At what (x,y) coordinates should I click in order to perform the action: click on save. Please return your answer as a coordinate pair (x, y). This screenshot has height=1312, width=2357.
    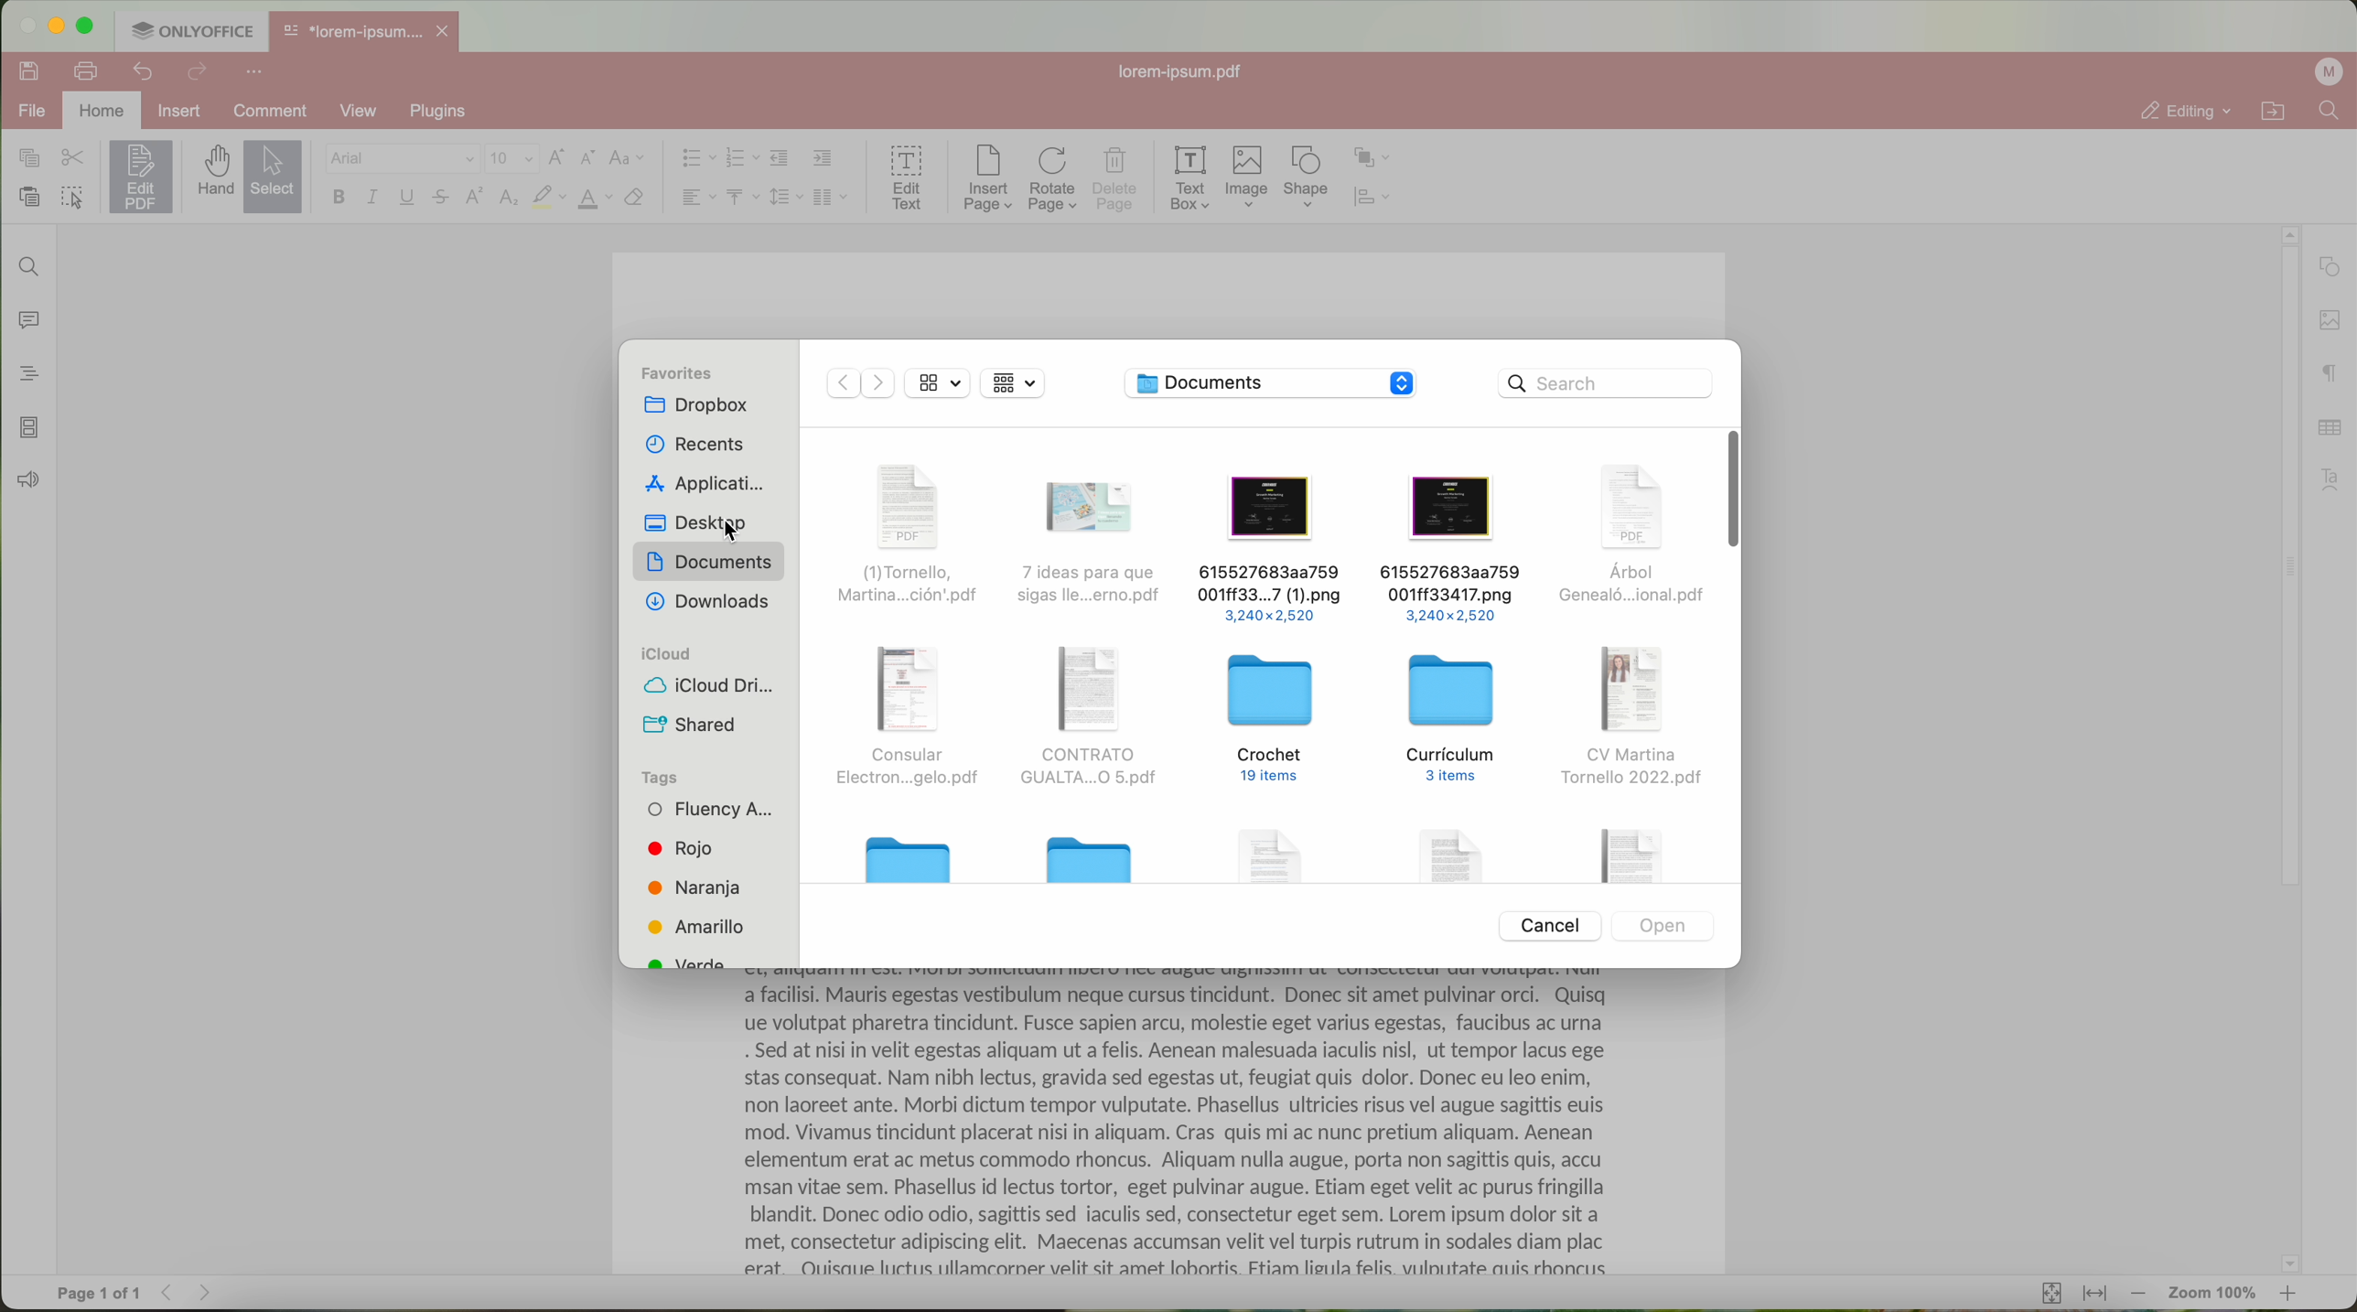
    Looking at the image, I should click on (25, 70).